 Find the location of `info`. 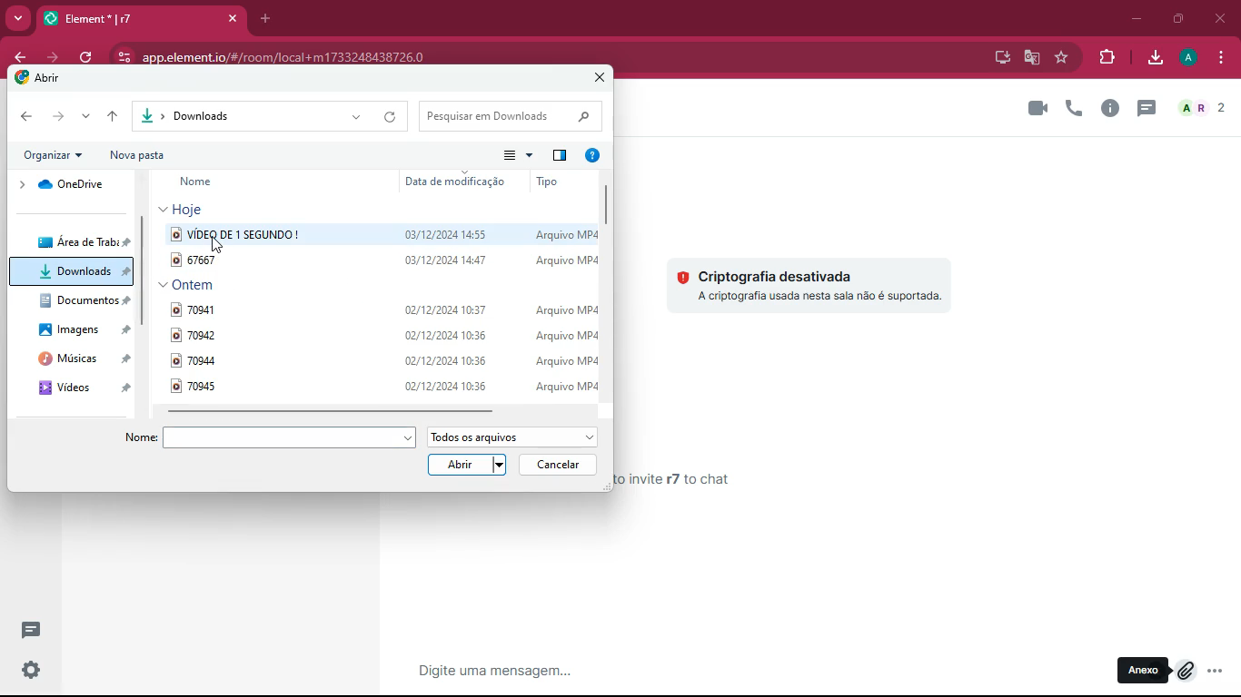

info is located at coordinates (1109, 109).